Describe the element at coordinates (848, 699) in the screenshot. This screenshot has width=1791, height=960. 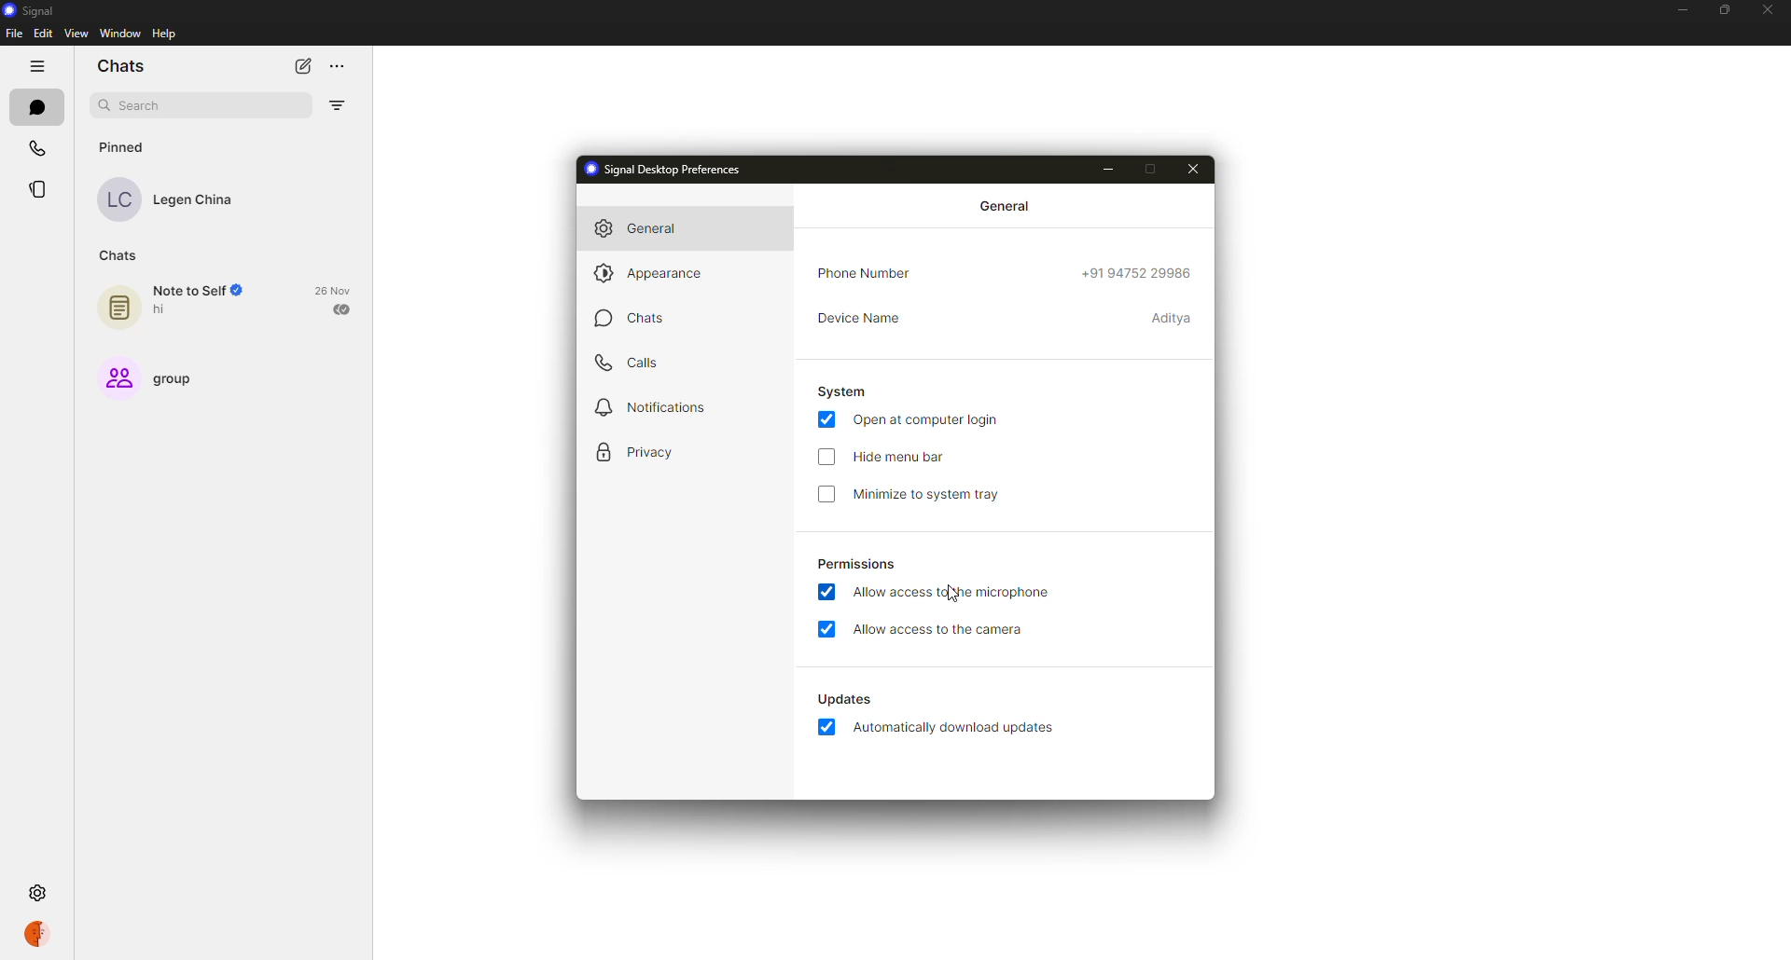
I see `automatically download updates` at that location.